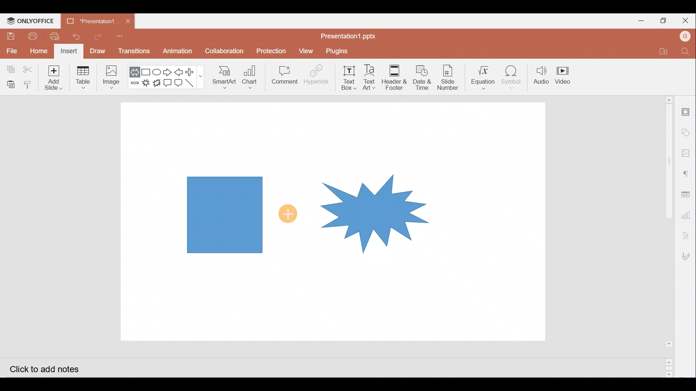  What do you see at coordinates (69, 52) in the screenshot?
I see `Insert` at bounding box center [69, 52].